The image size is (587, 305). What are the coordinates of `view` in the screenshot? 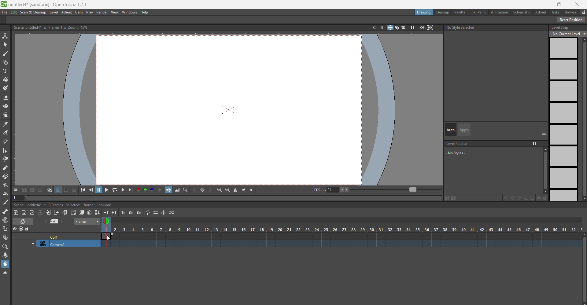 It's located at (115, 12).